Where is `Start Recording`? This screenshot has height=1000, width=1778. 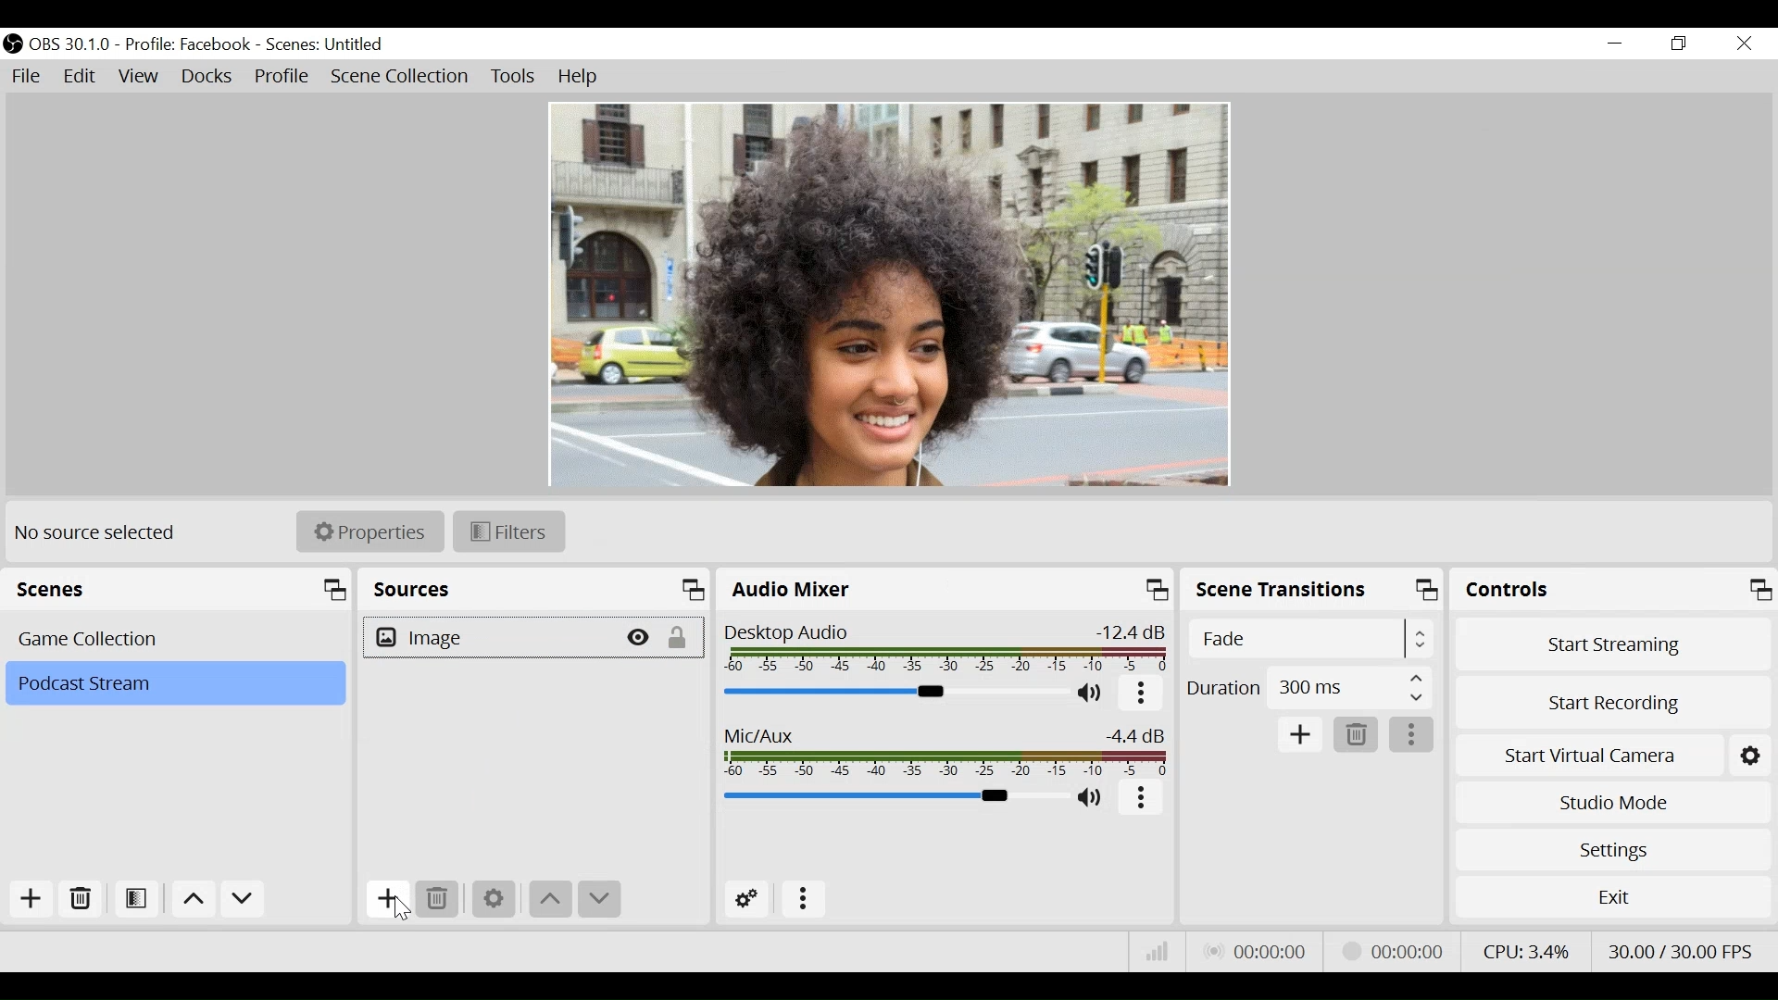 Start Recording is located at coordinates (1615, 697).